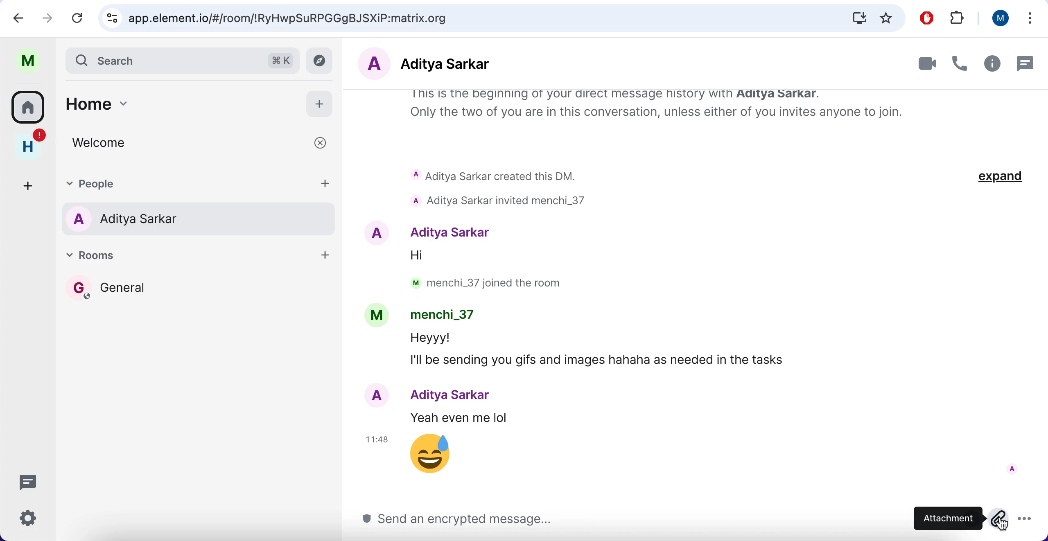 The image size is (1048, 541). What do you see at coordinates (1000, 18) in the screenshot?
I see `user` at bounding box center [1000, 18].